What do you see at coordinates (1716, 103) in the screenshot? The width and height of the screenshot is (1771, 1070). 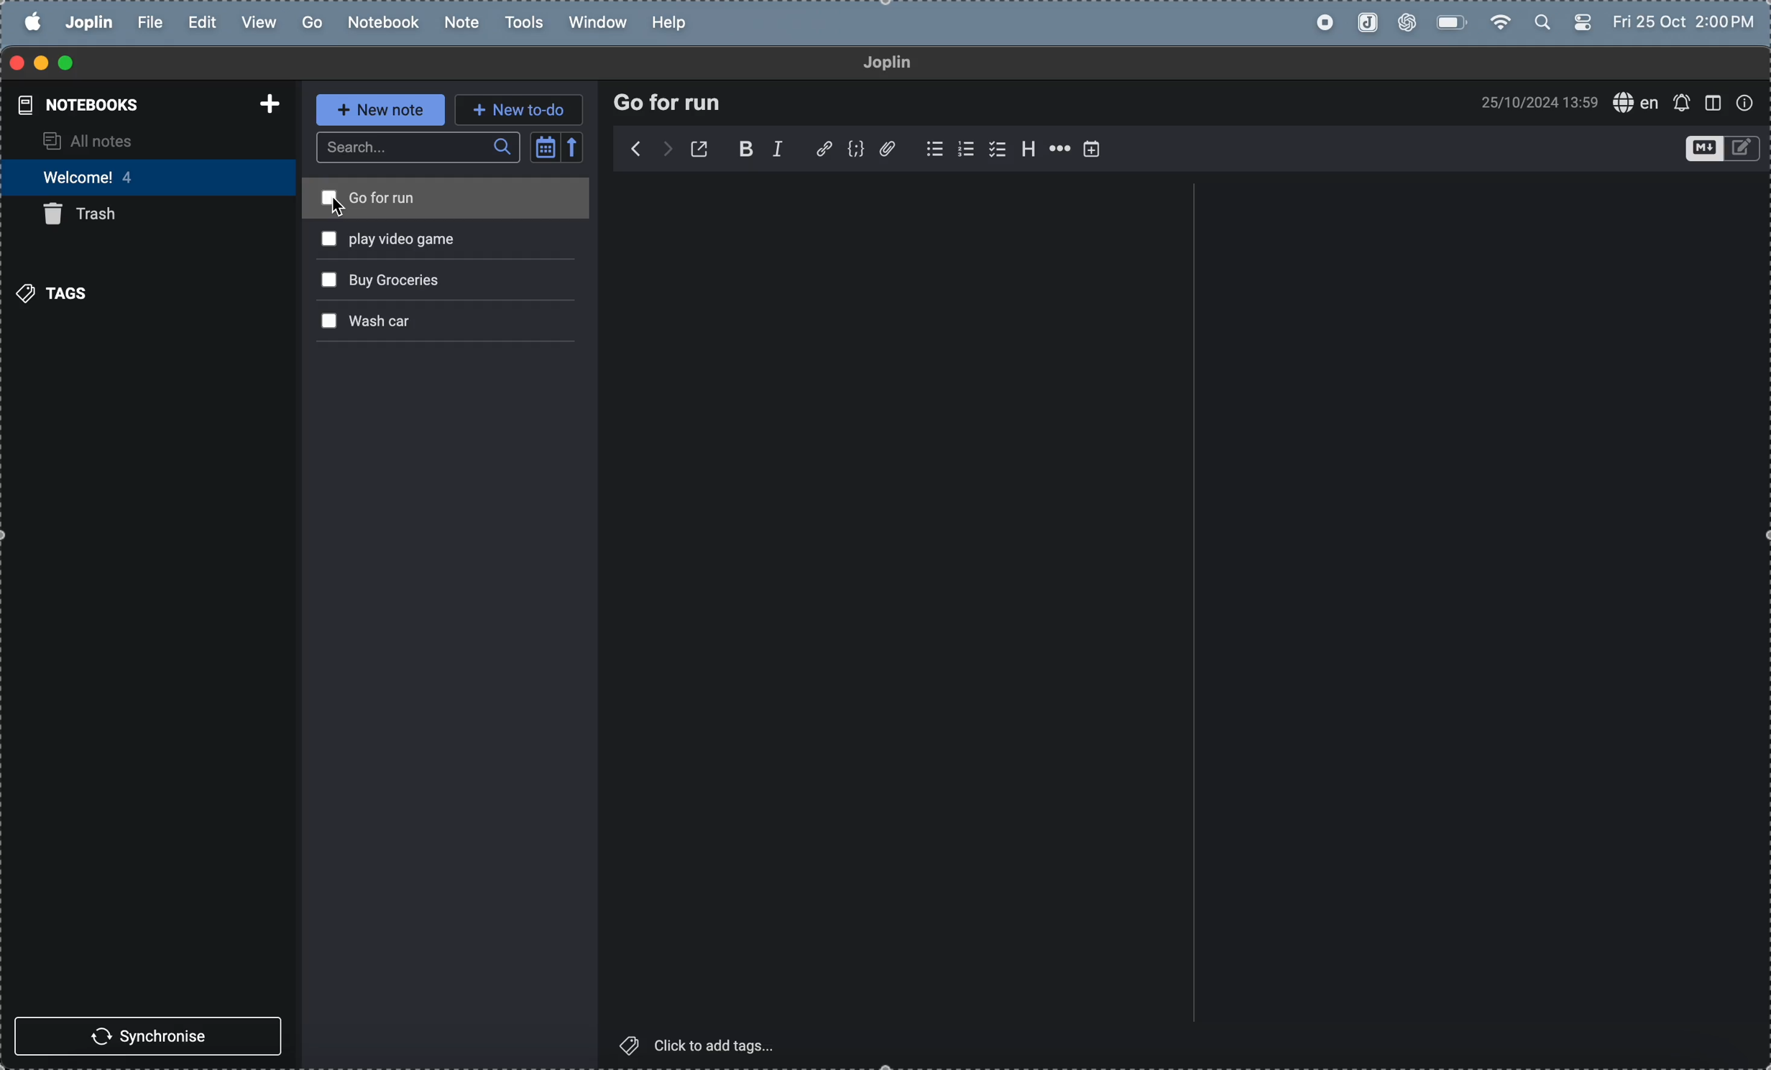 I see `window` at bounding box center [1716, 103].